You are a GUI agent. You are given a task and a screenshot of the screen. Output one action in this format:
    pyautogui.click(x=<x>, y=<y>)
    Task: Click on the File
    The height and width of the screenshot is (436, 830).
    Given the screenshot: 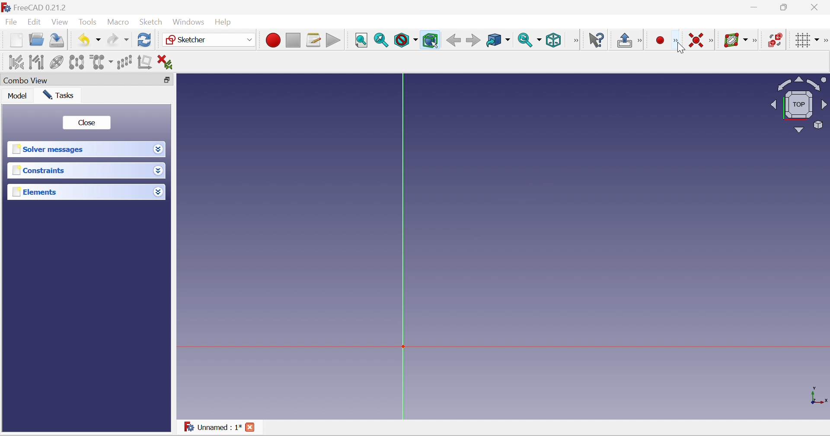 What is the action you would take?
    pyautogui.click(x=11, y=22)
    